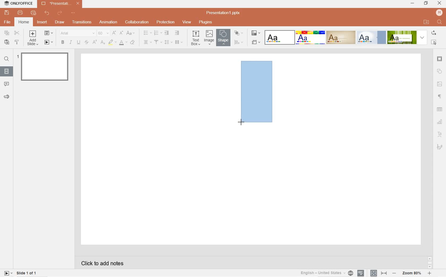  What do you see at coordinates (33, 13) in the screenshot?
I see `quick print` at bounding box center [33, 13].